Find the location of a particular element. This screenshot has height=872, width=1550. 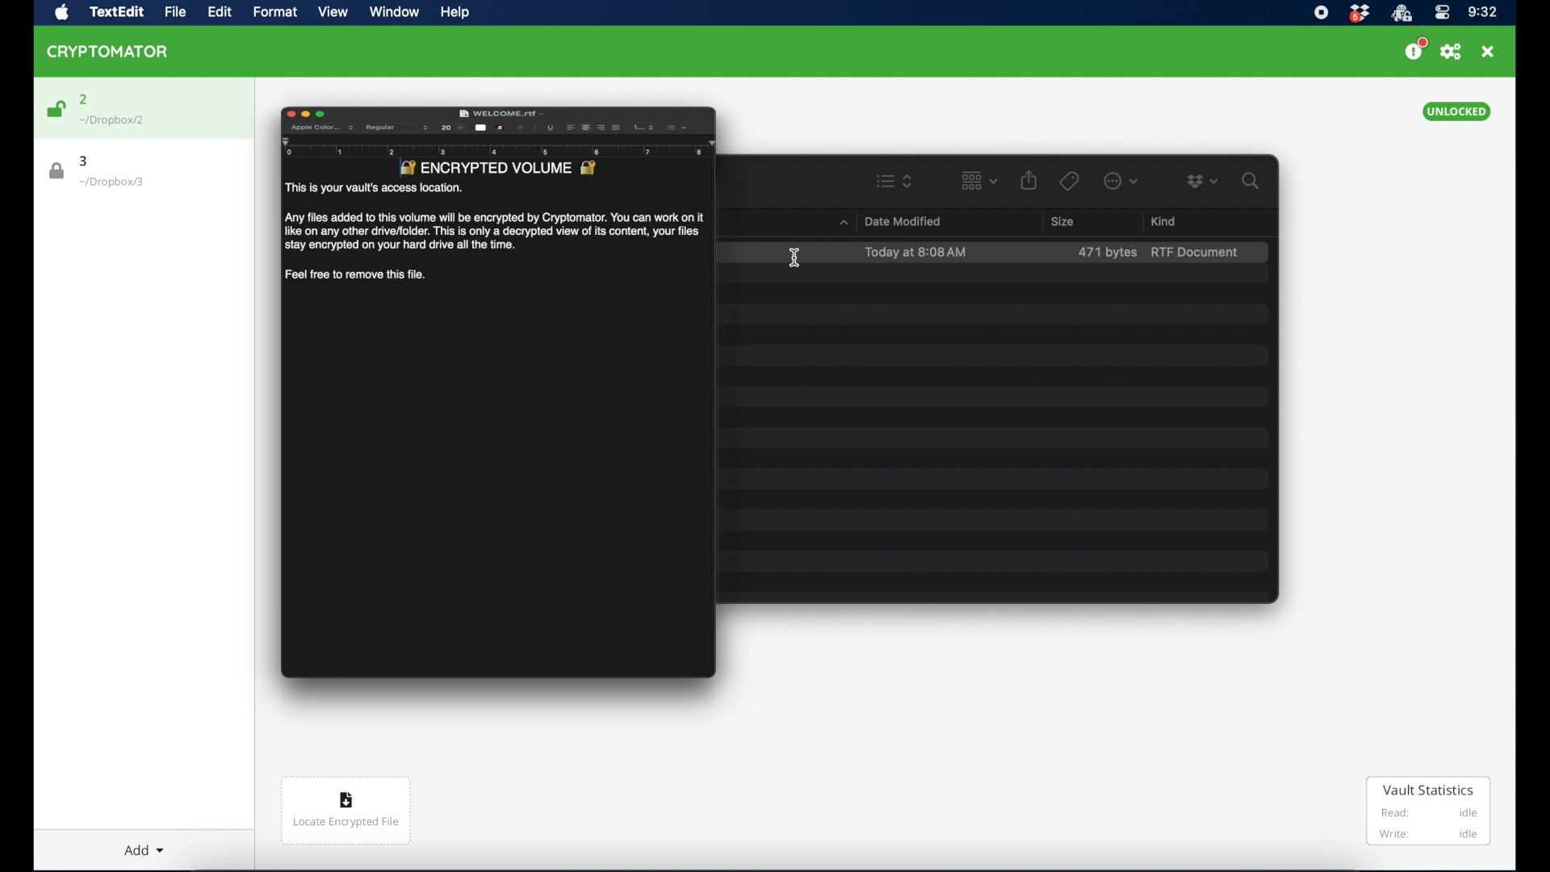

tags is located at coordinates (1070, 180).